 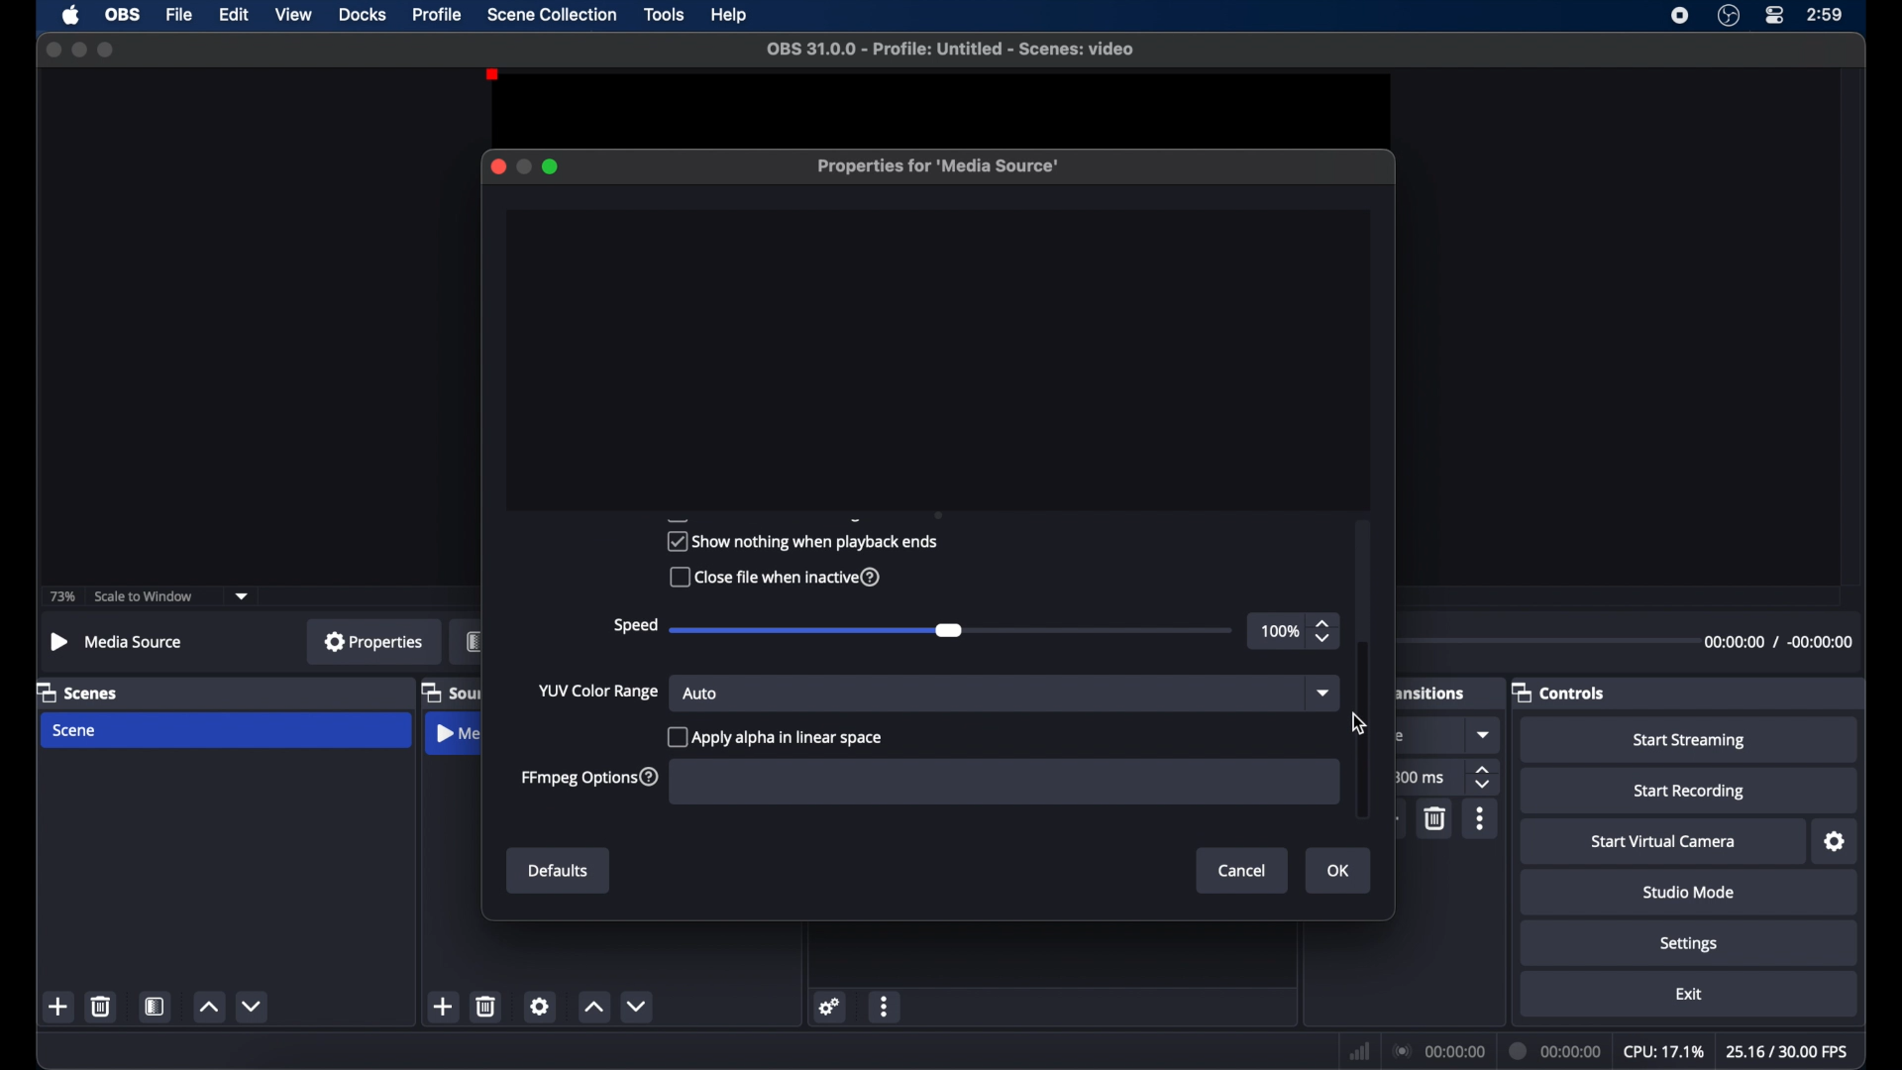 What do you see at coordinates (444, 1006) in the screenshot?
I see `add` at bounding box center [444, 1006].